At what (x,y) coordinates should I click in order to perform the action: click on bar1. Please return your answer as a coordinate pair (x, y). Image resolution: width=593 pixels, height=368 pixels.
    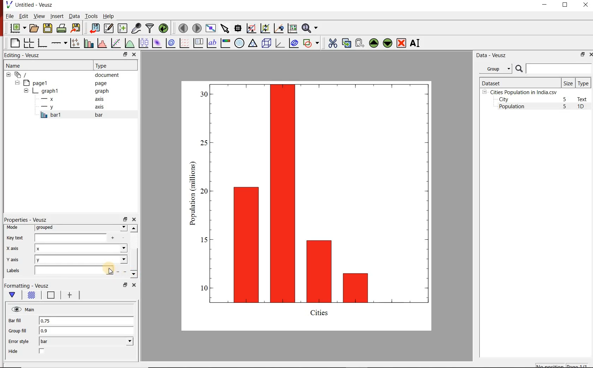
    Looking at the image, I should click on (79, 115).